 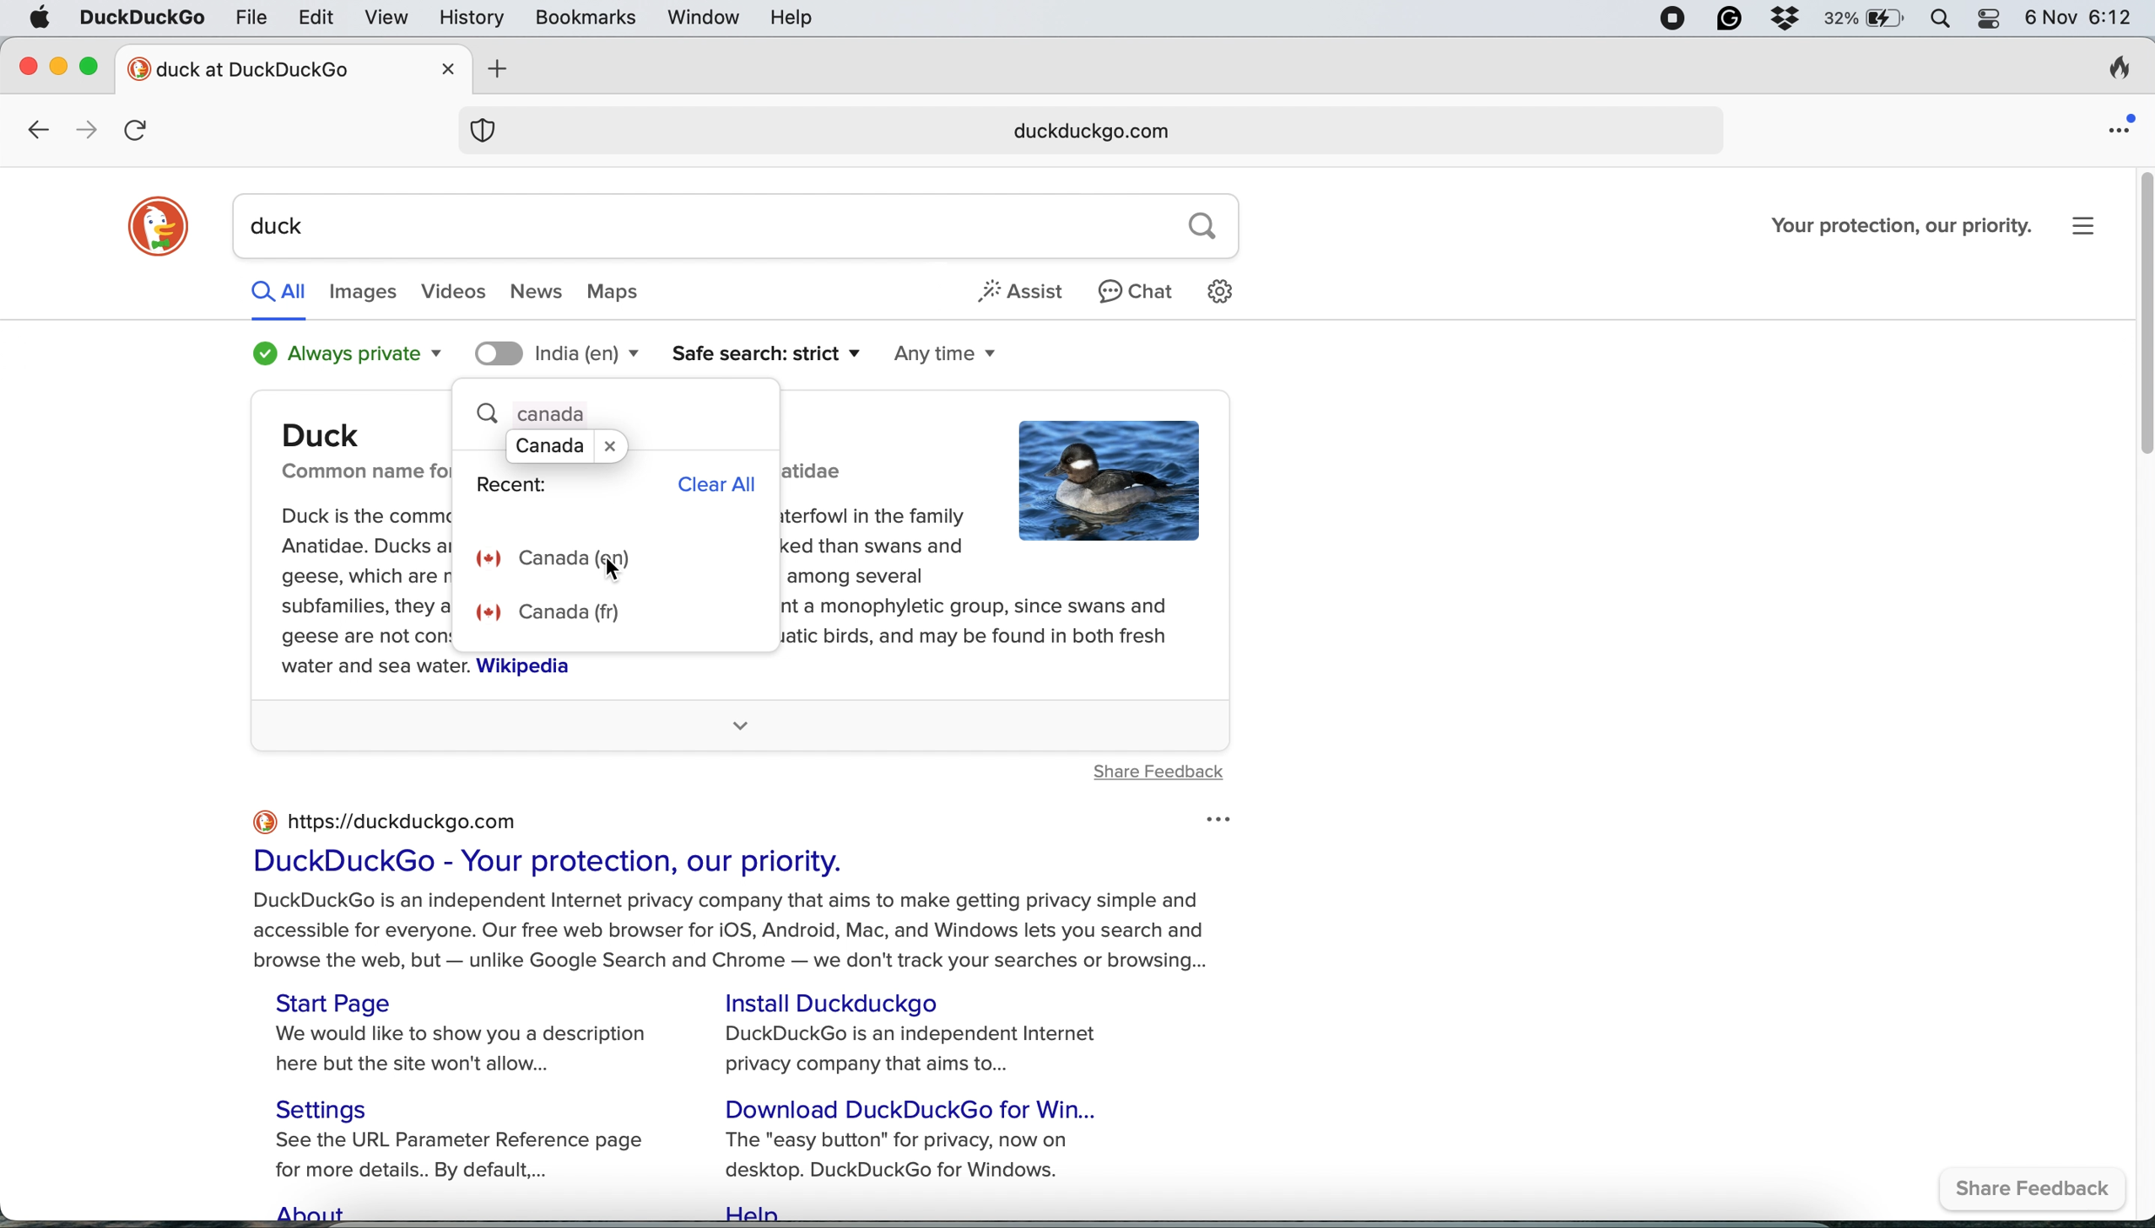 What do you see at coordinates (537, 293) in the screenshot?
I see `news` at bounding box center [537, 293].